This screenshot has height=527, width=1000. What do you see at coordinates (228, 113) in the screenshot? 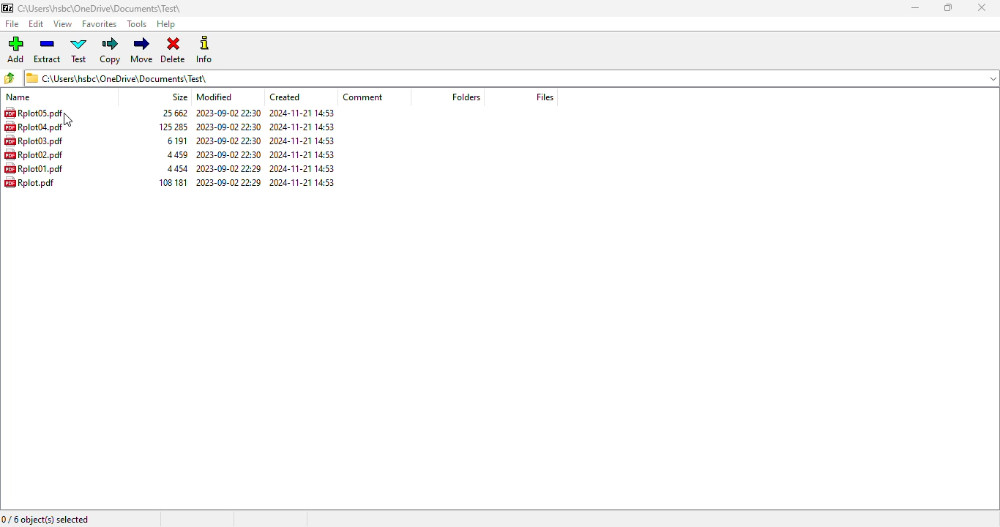
I see `modified date and time` at bounding box center [228, 113].